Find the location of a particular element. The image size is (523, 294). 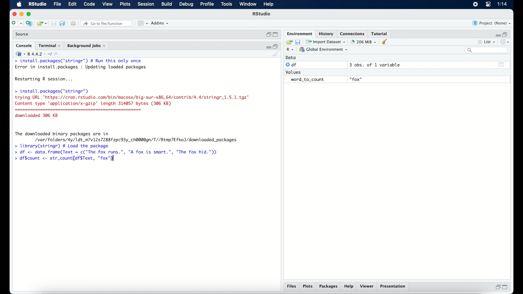

maximize is located at coordinates (276, 35).